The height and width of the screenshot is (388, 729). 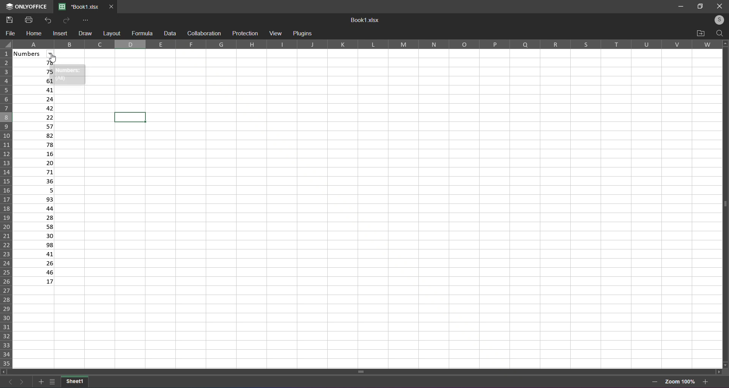 What do you see at coordinates (35, 98) in the screenshot?
I see `24` at bounding box center [35, 98].